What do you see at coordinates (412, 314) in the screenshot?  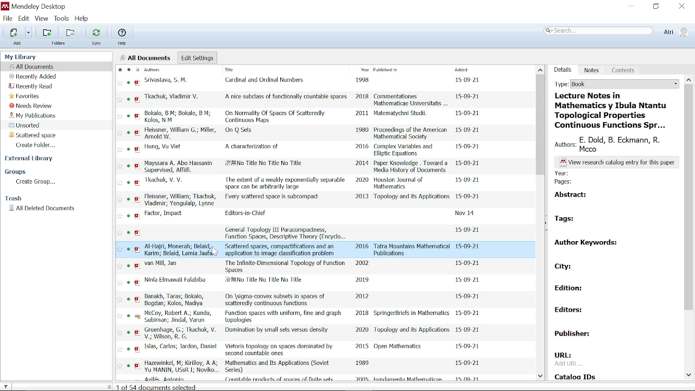 I see `SpringerBricfs in Mathematics` at bounding box center [412, 314].